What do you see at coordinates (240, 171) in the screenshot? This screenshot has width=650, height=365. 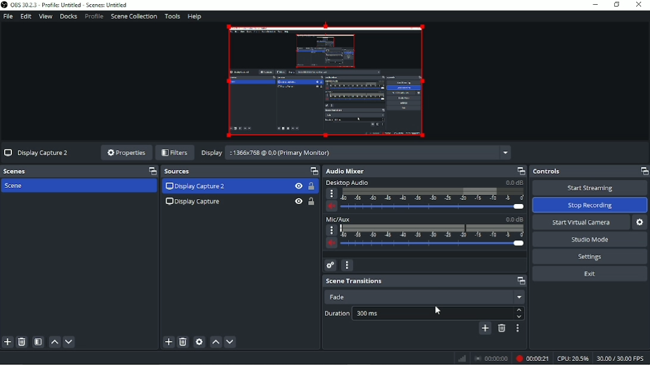 I see `Sources` at bounding box center [240, 171].